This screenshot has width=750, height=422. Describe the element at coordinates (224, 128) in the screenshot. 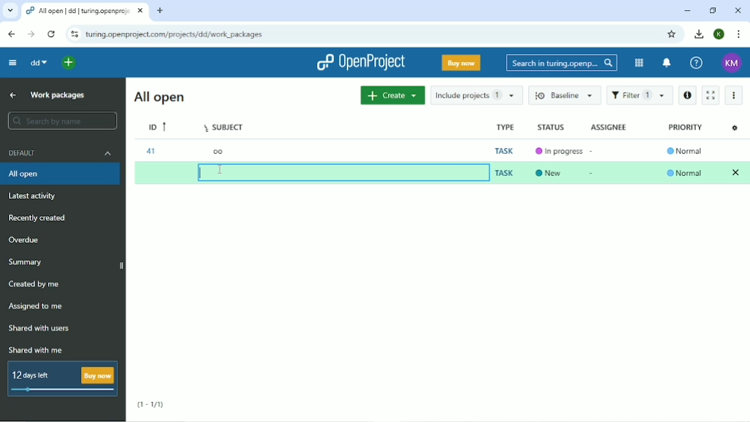

I see `Subject` at that location.